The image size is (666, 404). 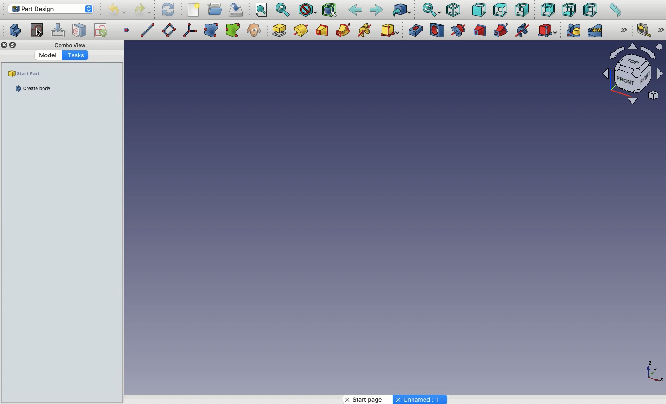 What do you see at coordinates (660, 30) in the screenshot?
I see `Expand` at bounding box center [660, 30].